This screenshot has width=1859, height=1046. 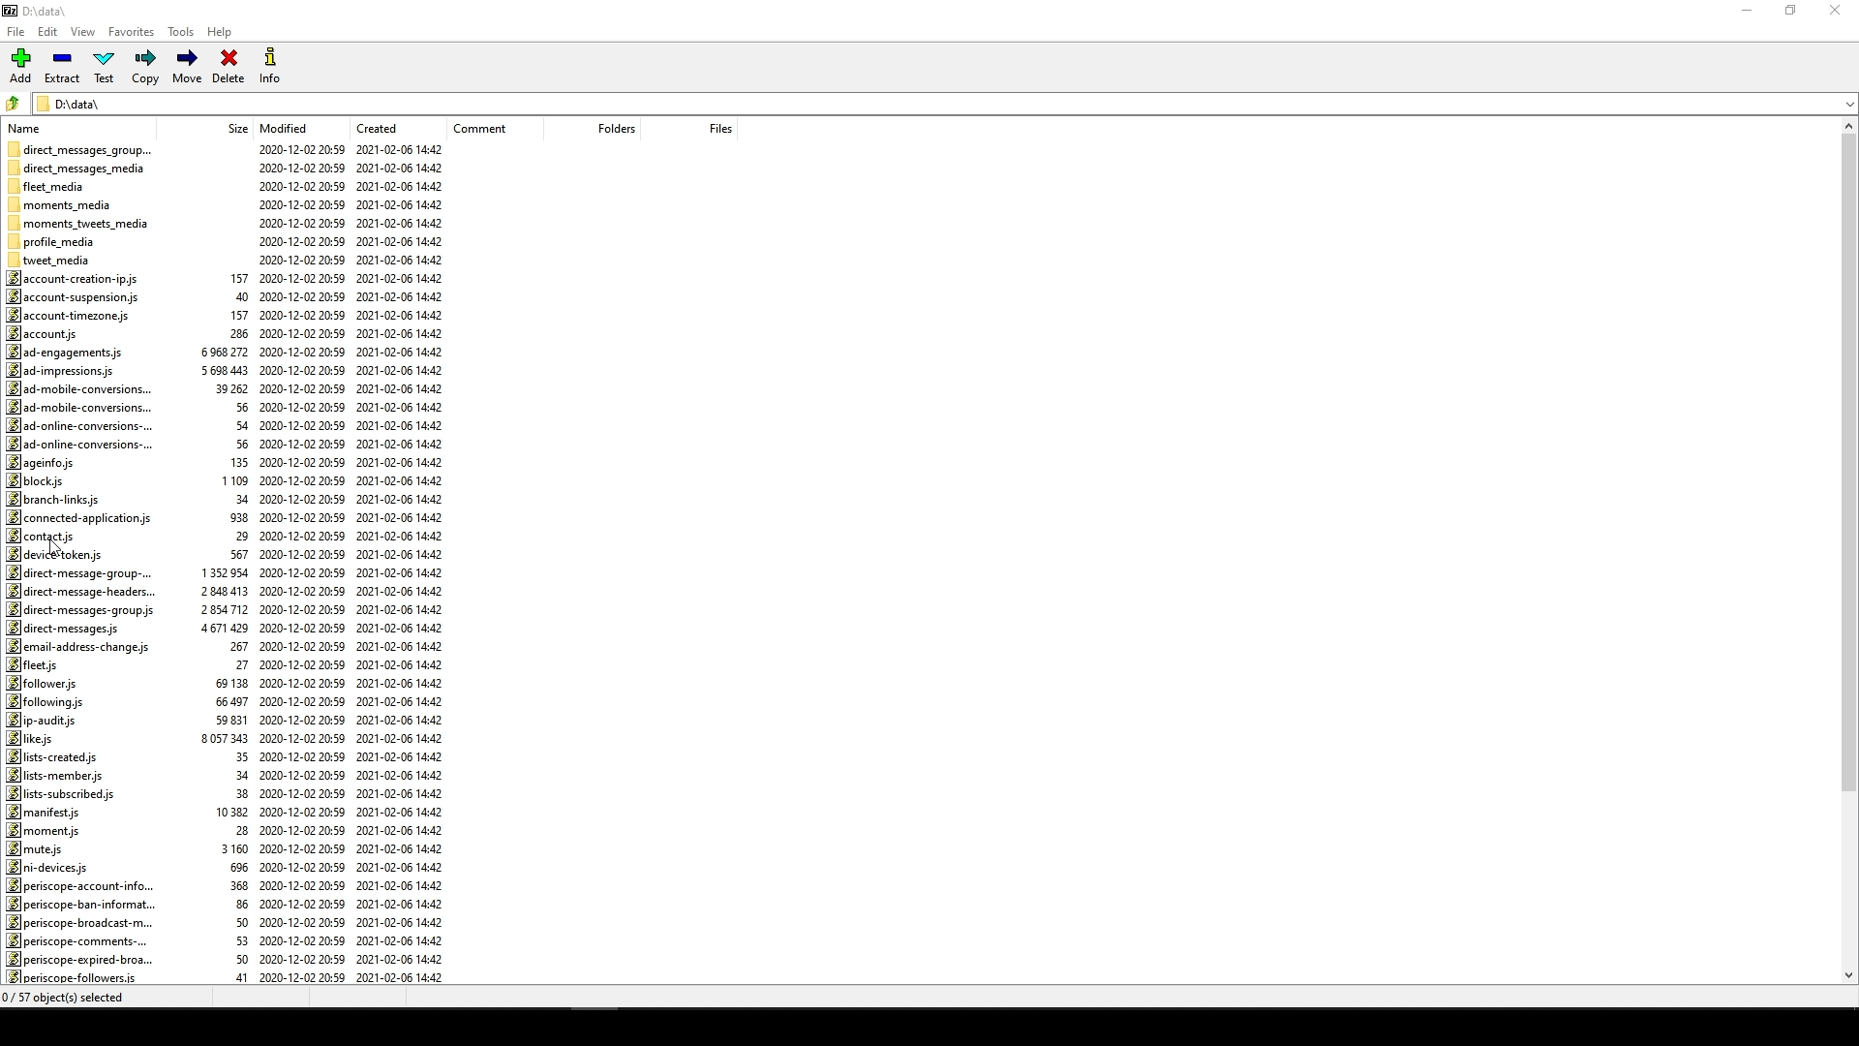 What do you see at coordinates (376, 127) in the screenshot?
I see `created` at bounding box center [376, 127].